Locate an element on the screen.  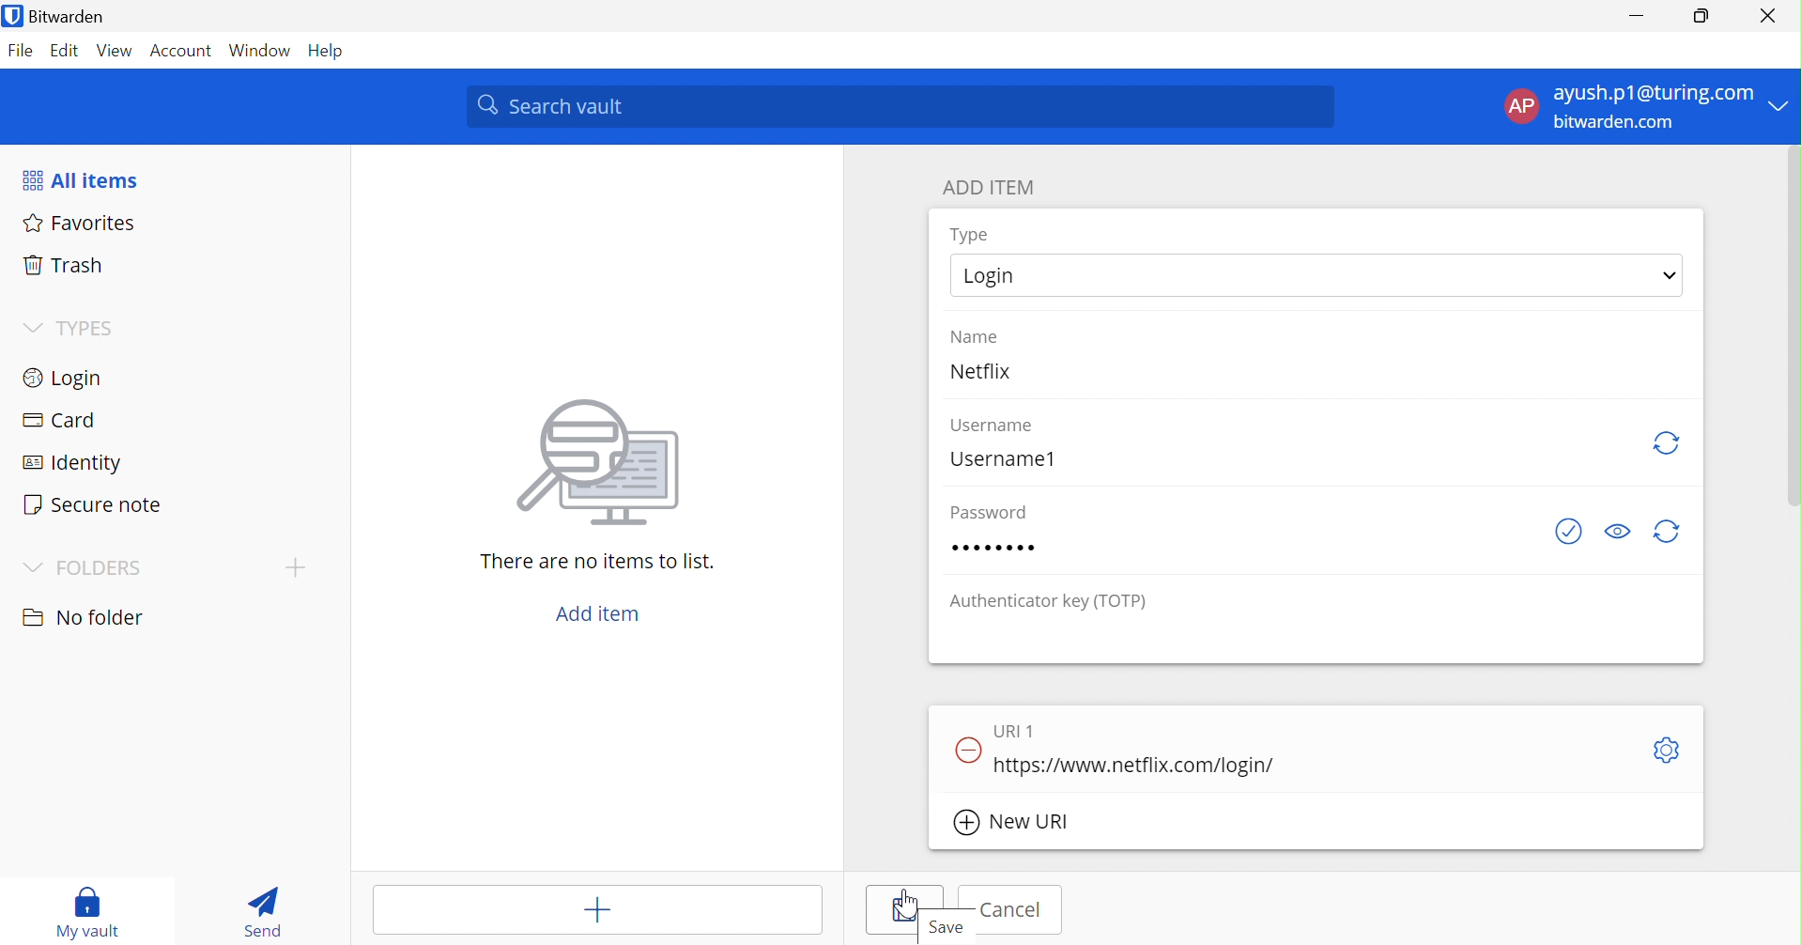
image is located at coordinates (591, 468).